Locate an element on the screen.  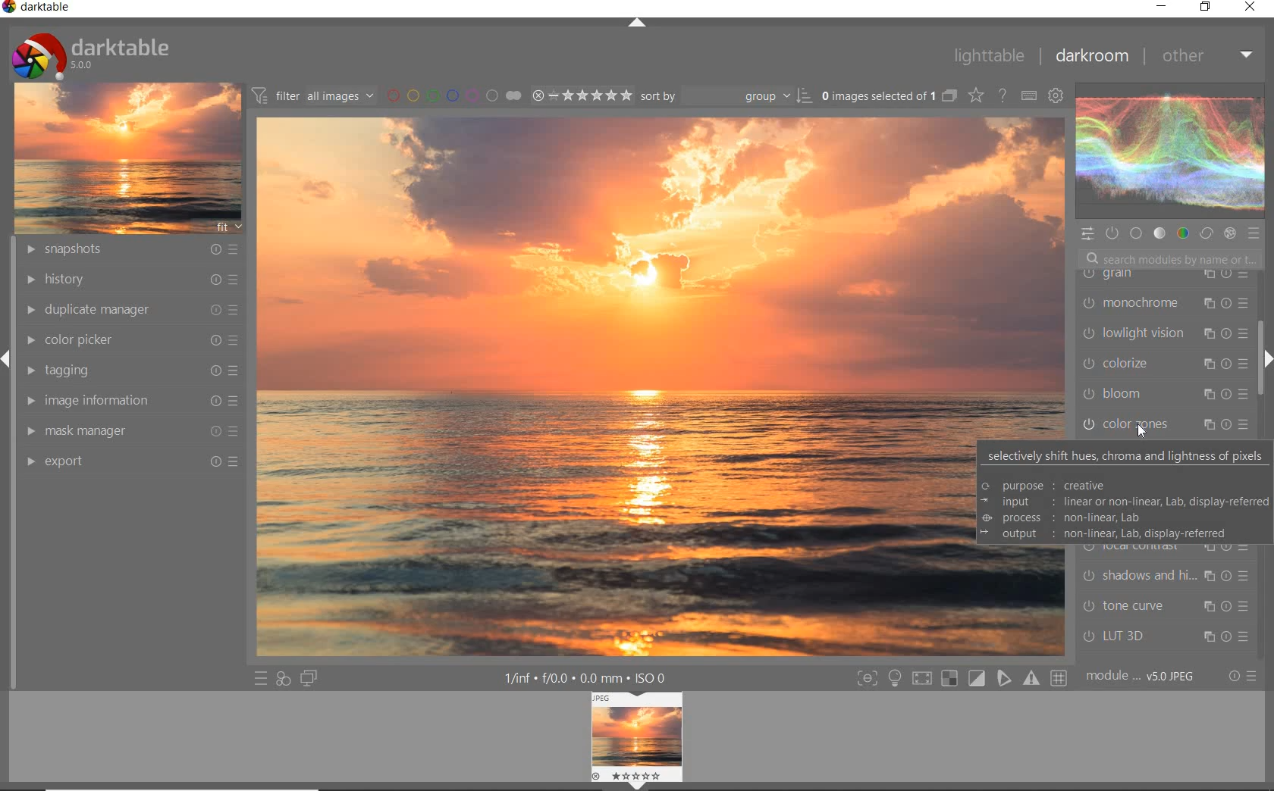
FITER BY COLOR LABEL is located at coordinates (453, 95).